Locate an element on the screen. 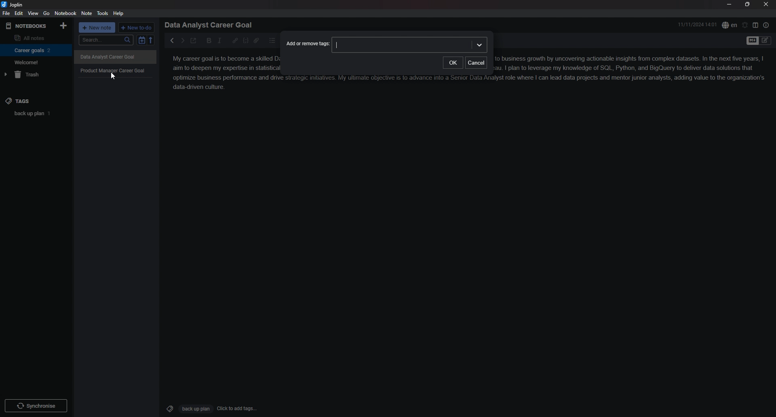 Image resolution: width=776 pixels, height=417 pixels.  is located at coordinates (118, 58).